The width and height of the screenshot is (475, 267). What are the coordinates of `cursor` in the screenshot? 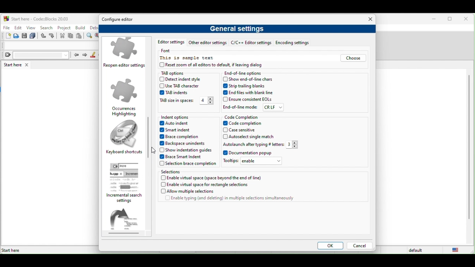 It's located at (156, 150).